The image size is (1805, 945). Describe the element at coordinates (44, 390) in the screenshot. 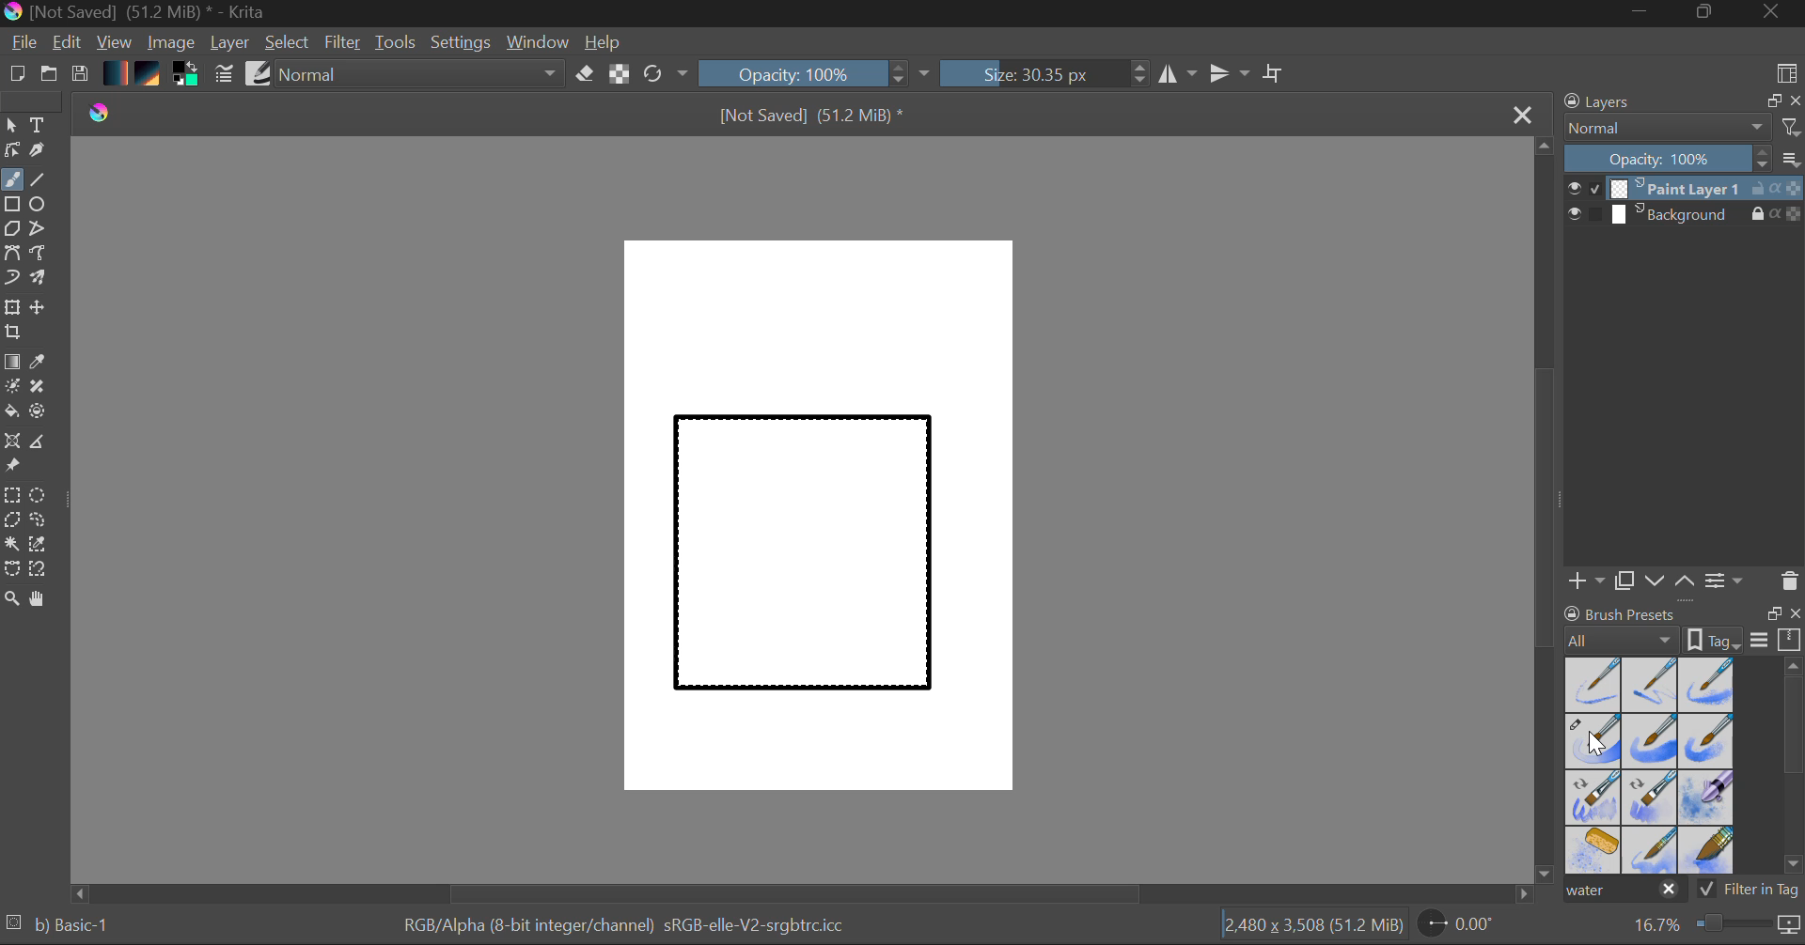

I see `Smart Patch Tool` at that location.